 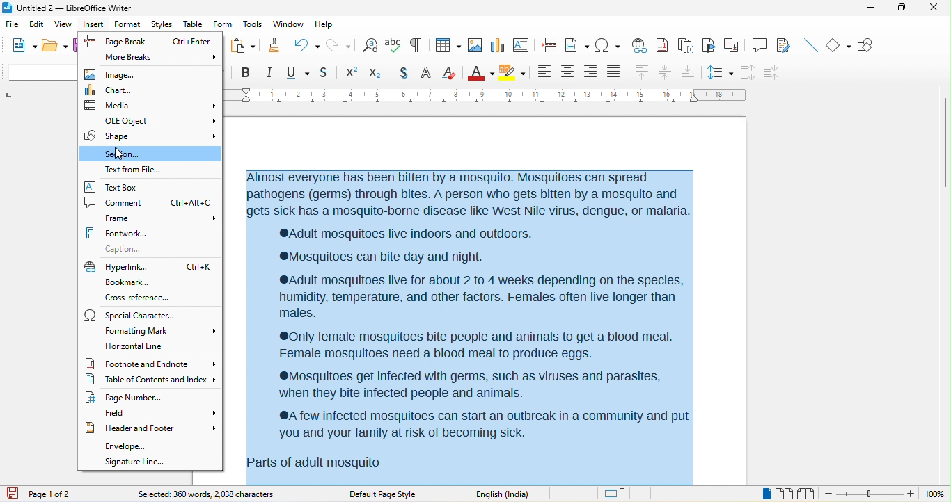 What do you see at coordinates (867, 9) in the screenshot?
I see `minimize` at bounding box center [867, 9].